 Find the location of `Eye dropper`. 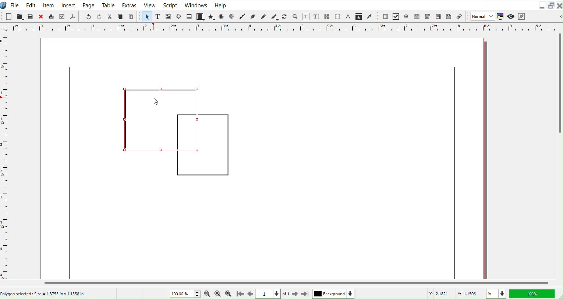

Eye dropper is located at coordinates (369, 16).